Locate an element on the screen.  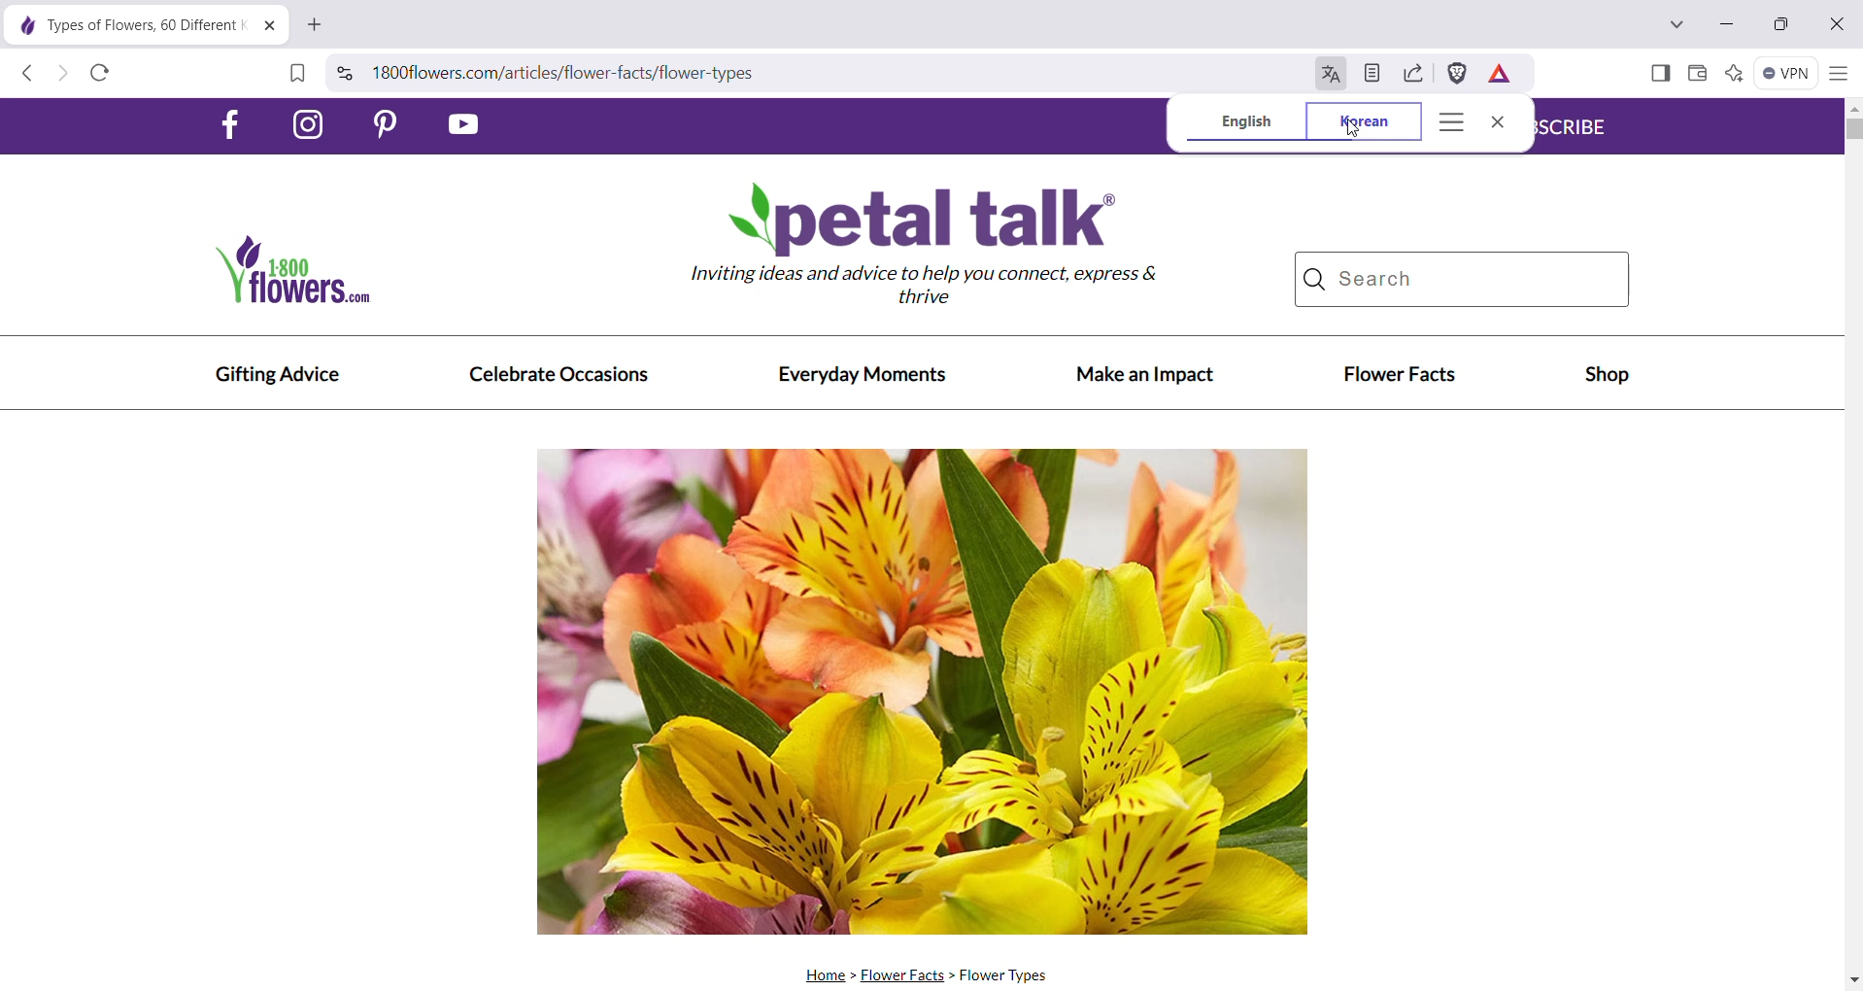
Brave Shields is located at coordinates (1455, 74).